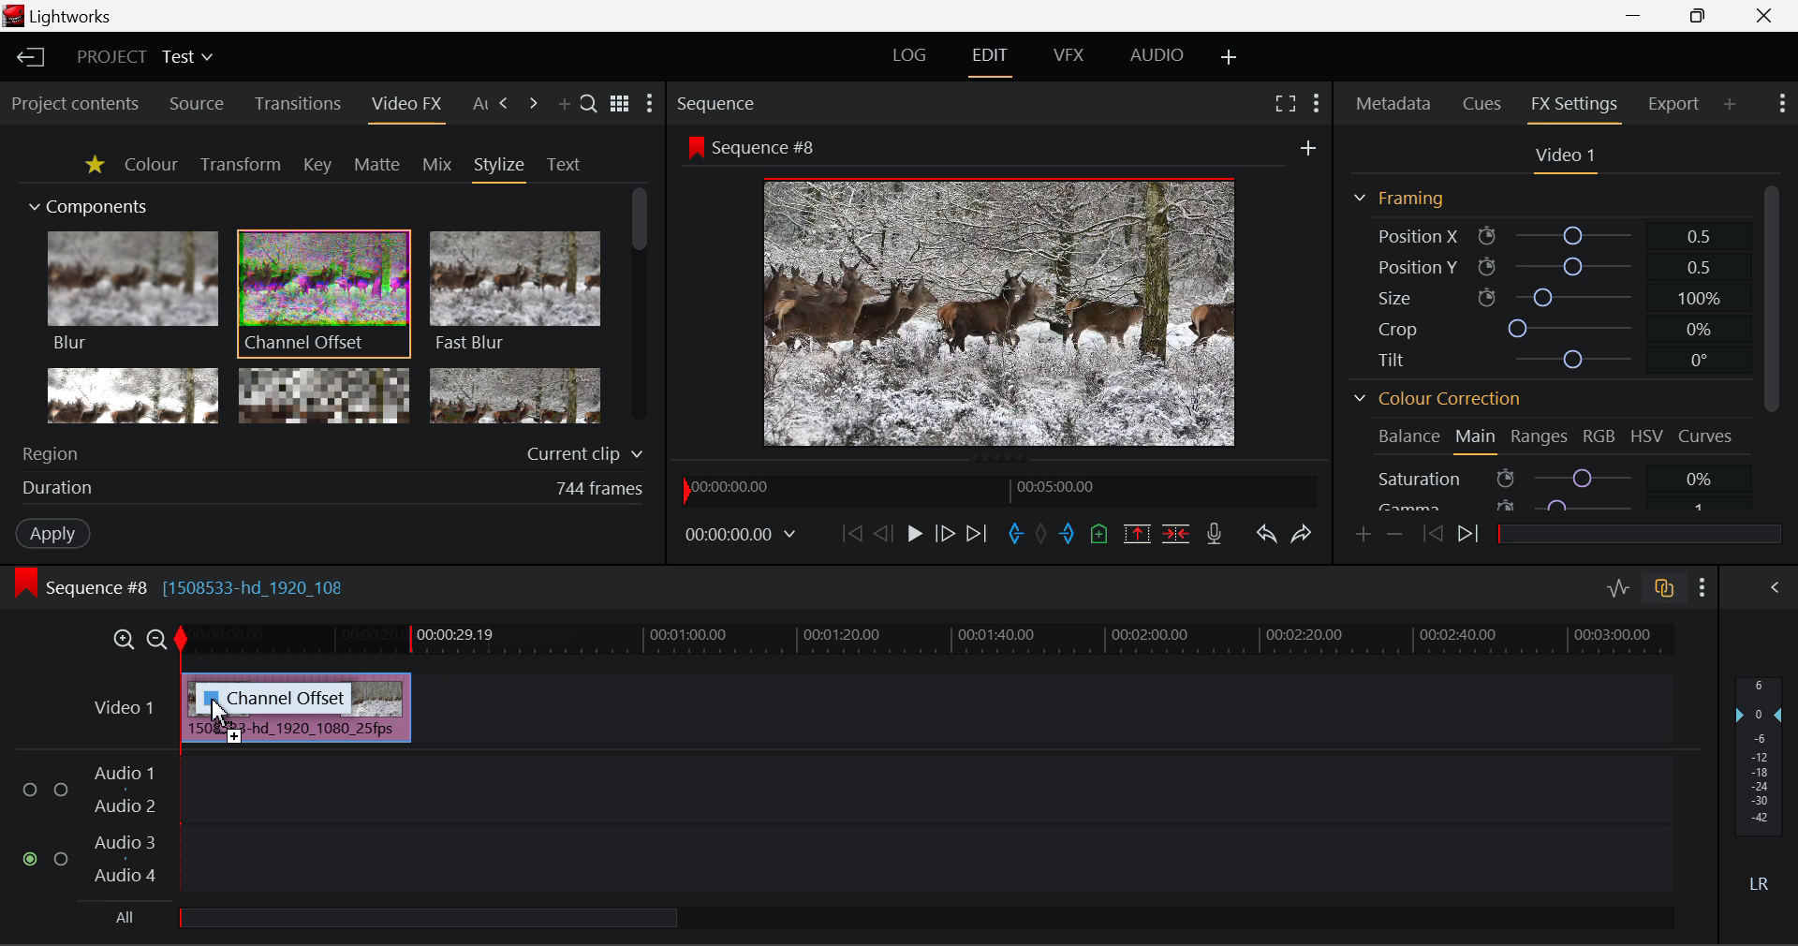 The width and height of the screenshot is (1798, 946). What do you see at coordinates (1474, 439) in the screenshot?
I see `Main Tab Open` at bounding box center [1474, 439].